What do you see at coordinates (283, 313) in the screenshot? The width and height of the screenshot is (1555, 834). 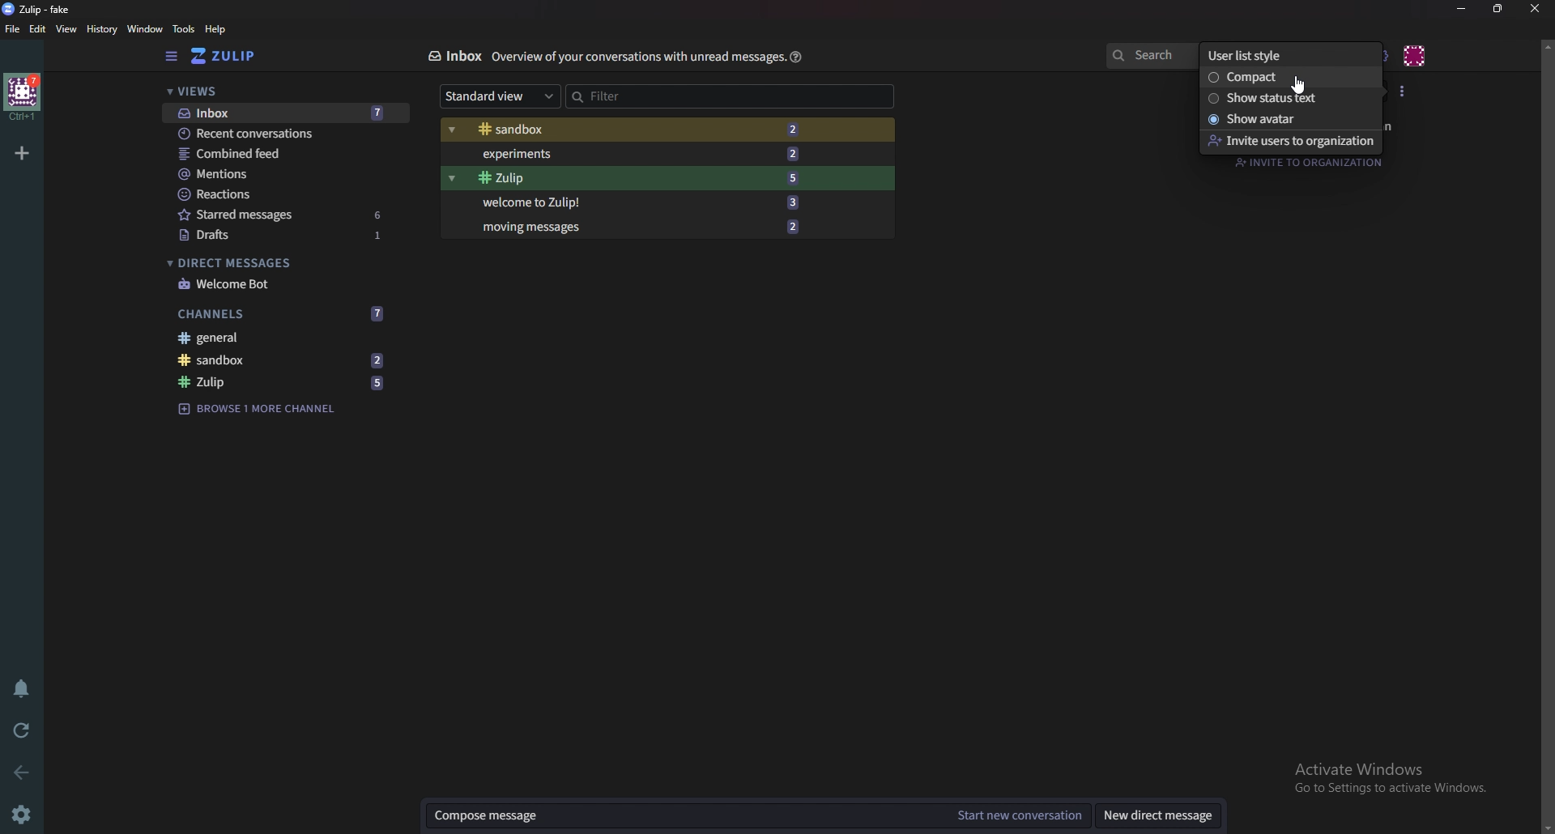 I see `Channels` at bounding box center [283, 313].